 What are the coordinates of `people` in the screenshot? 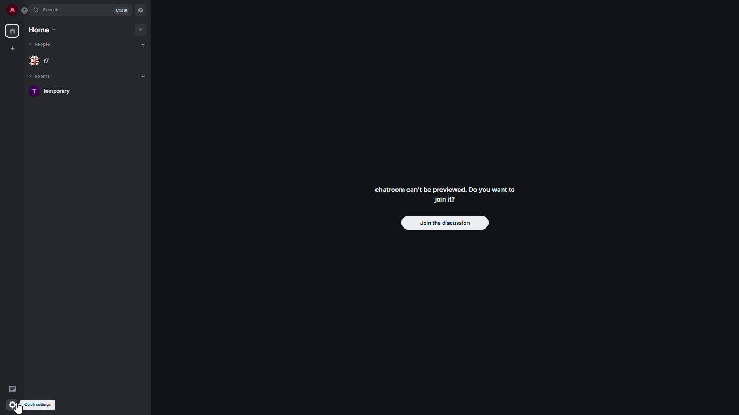 It's located at (43, 45).